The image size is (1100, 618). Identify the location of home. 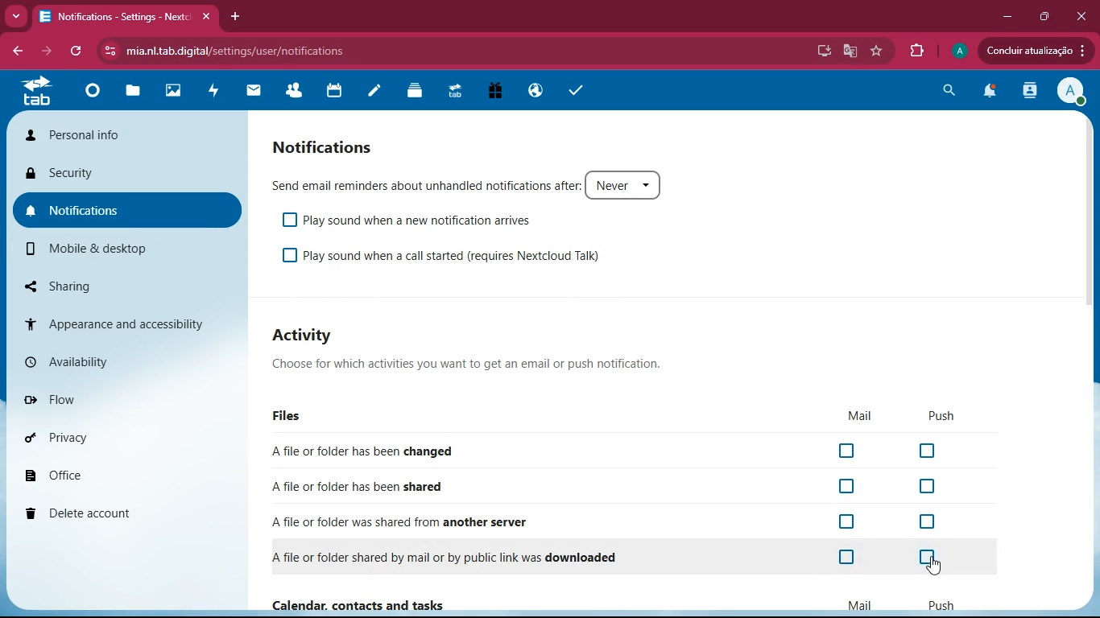
(89, 94).